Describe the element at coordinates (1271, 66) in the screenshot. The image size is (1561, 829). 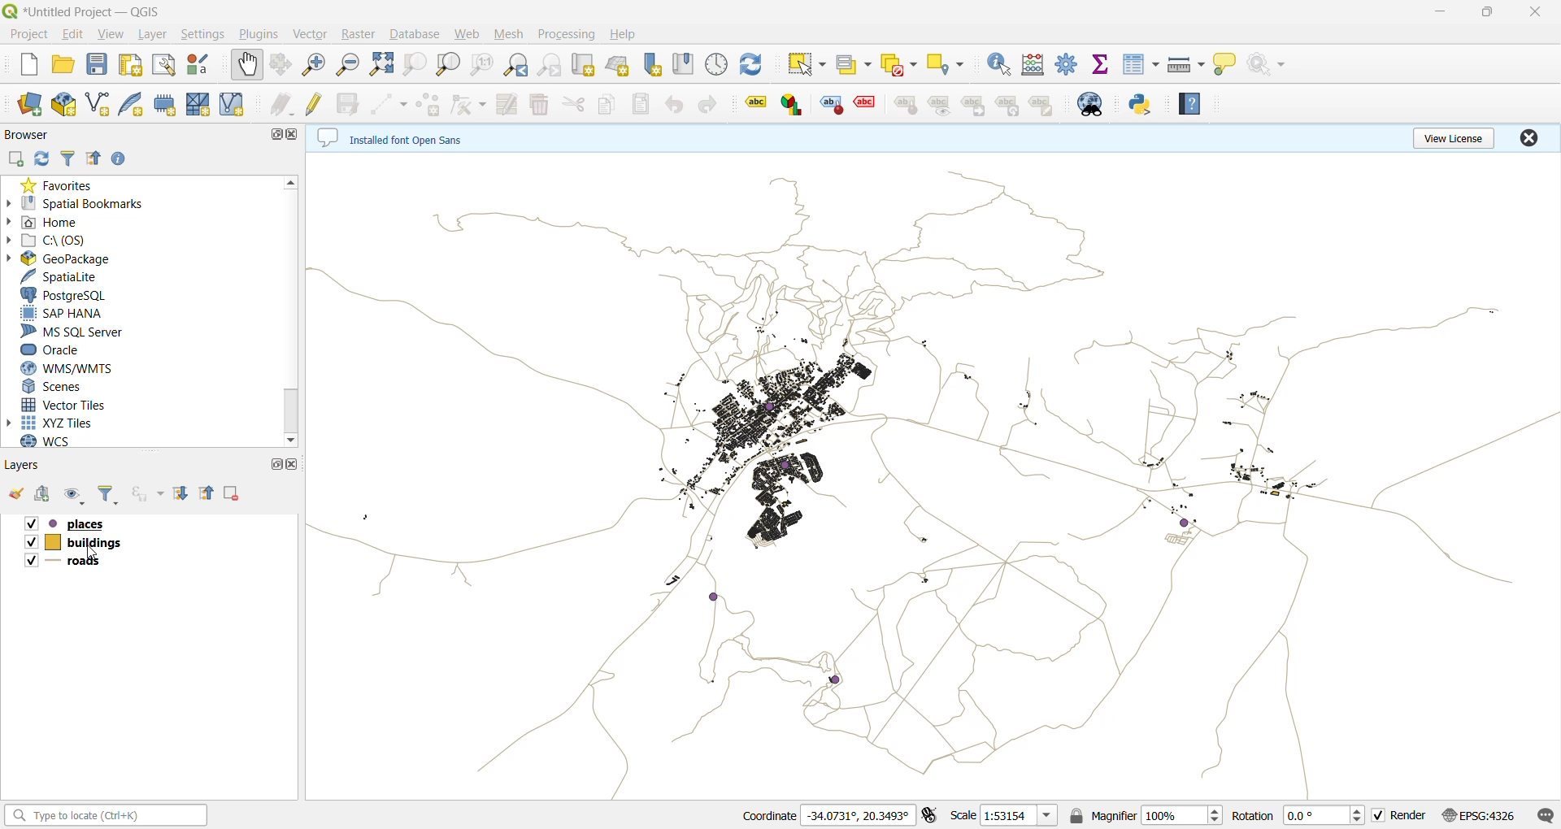
I see `no action` at that location.